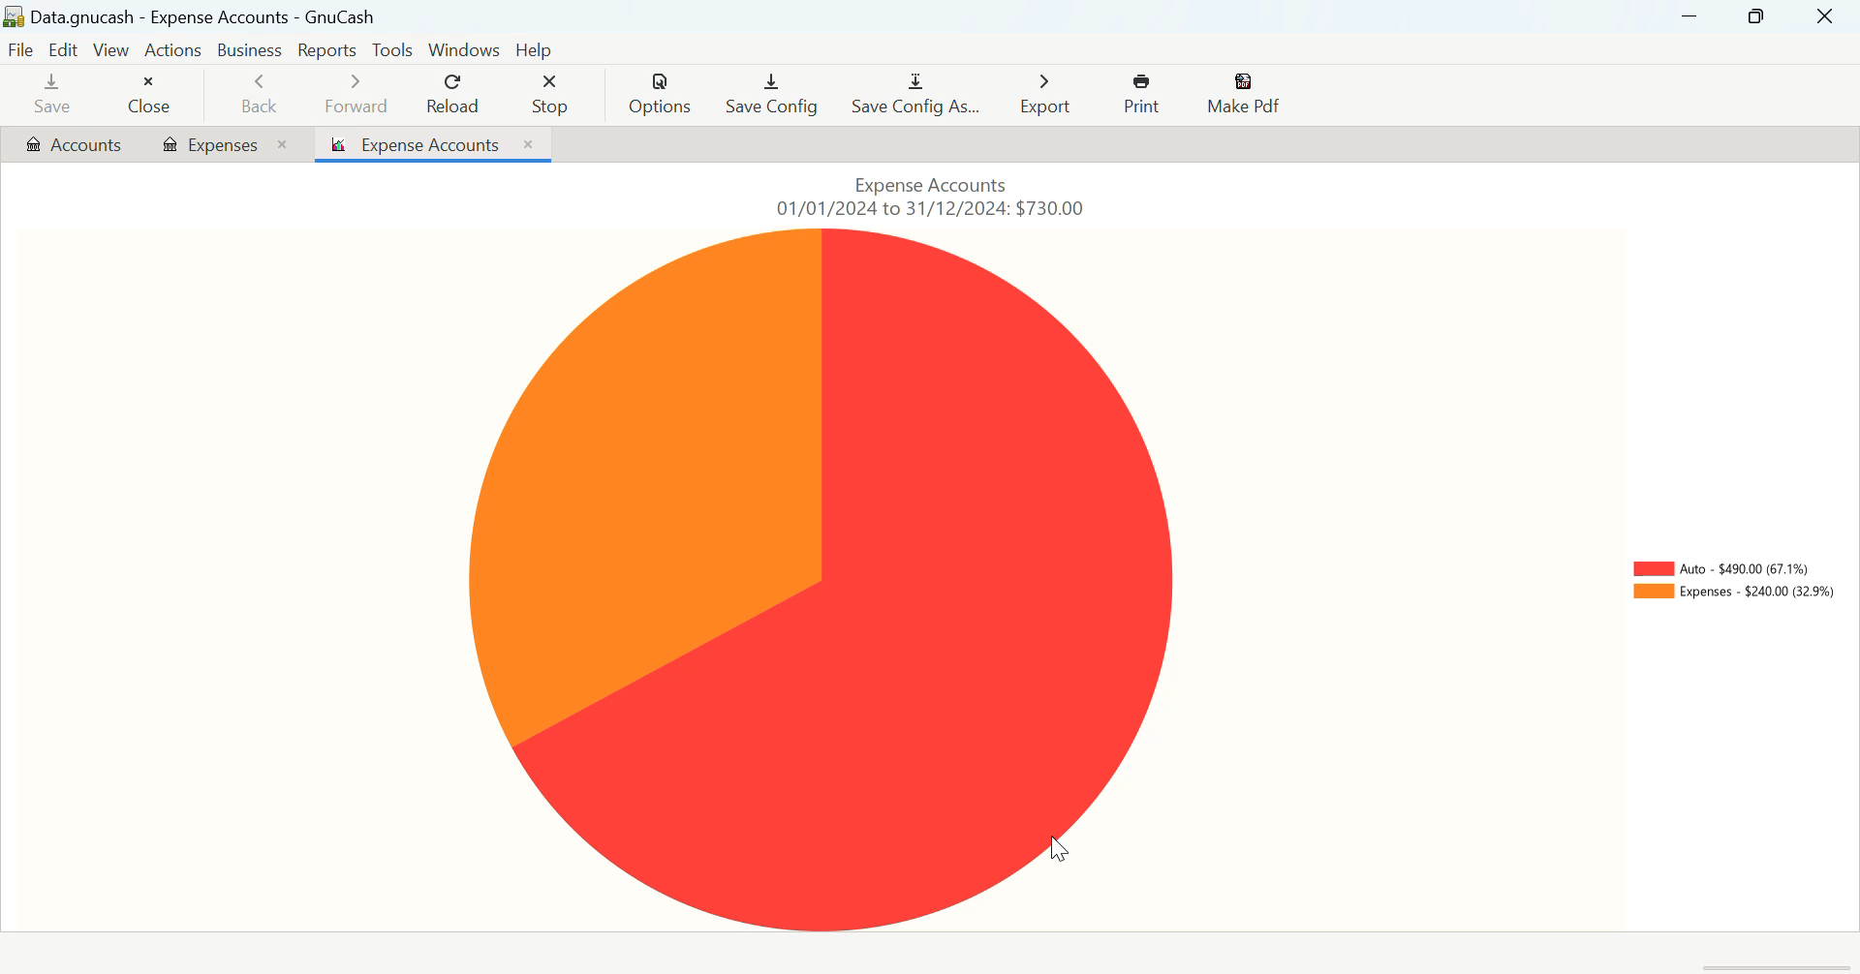 This screenshot has height=974, width=1860. Describe the element at coordinates (326, 49) in the screenshot. I see `Reports` at that location.